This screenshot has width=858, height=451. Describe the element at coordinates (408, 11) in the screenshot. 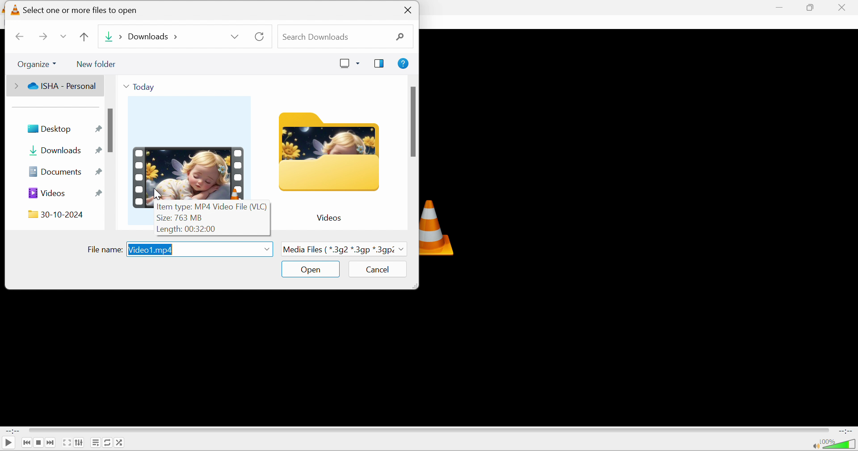

I see `Close` at that location.